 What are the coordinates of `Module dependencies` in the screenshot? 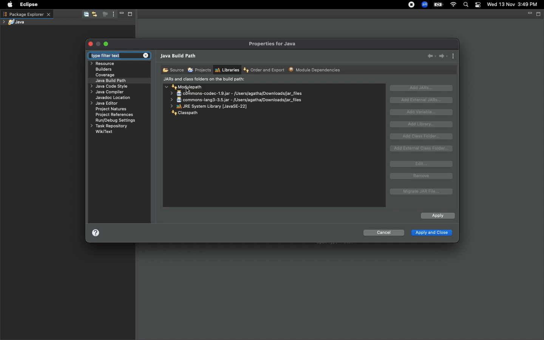 It's located at (315, 70).